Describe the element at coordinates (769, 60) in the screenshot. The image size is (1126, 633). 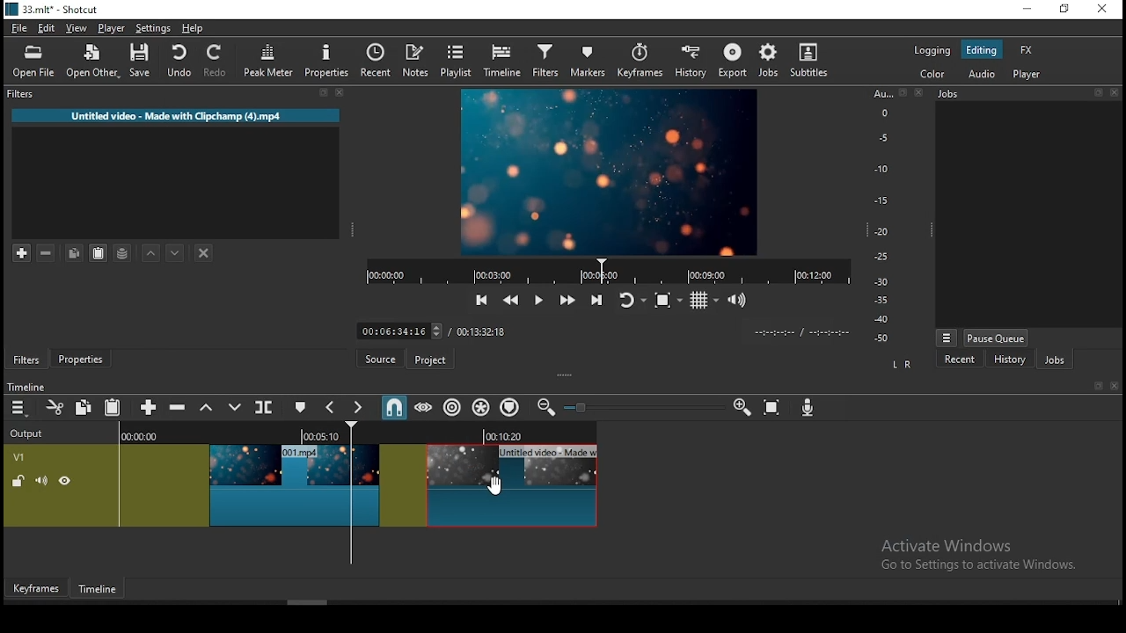
I see `jobs` at that location.